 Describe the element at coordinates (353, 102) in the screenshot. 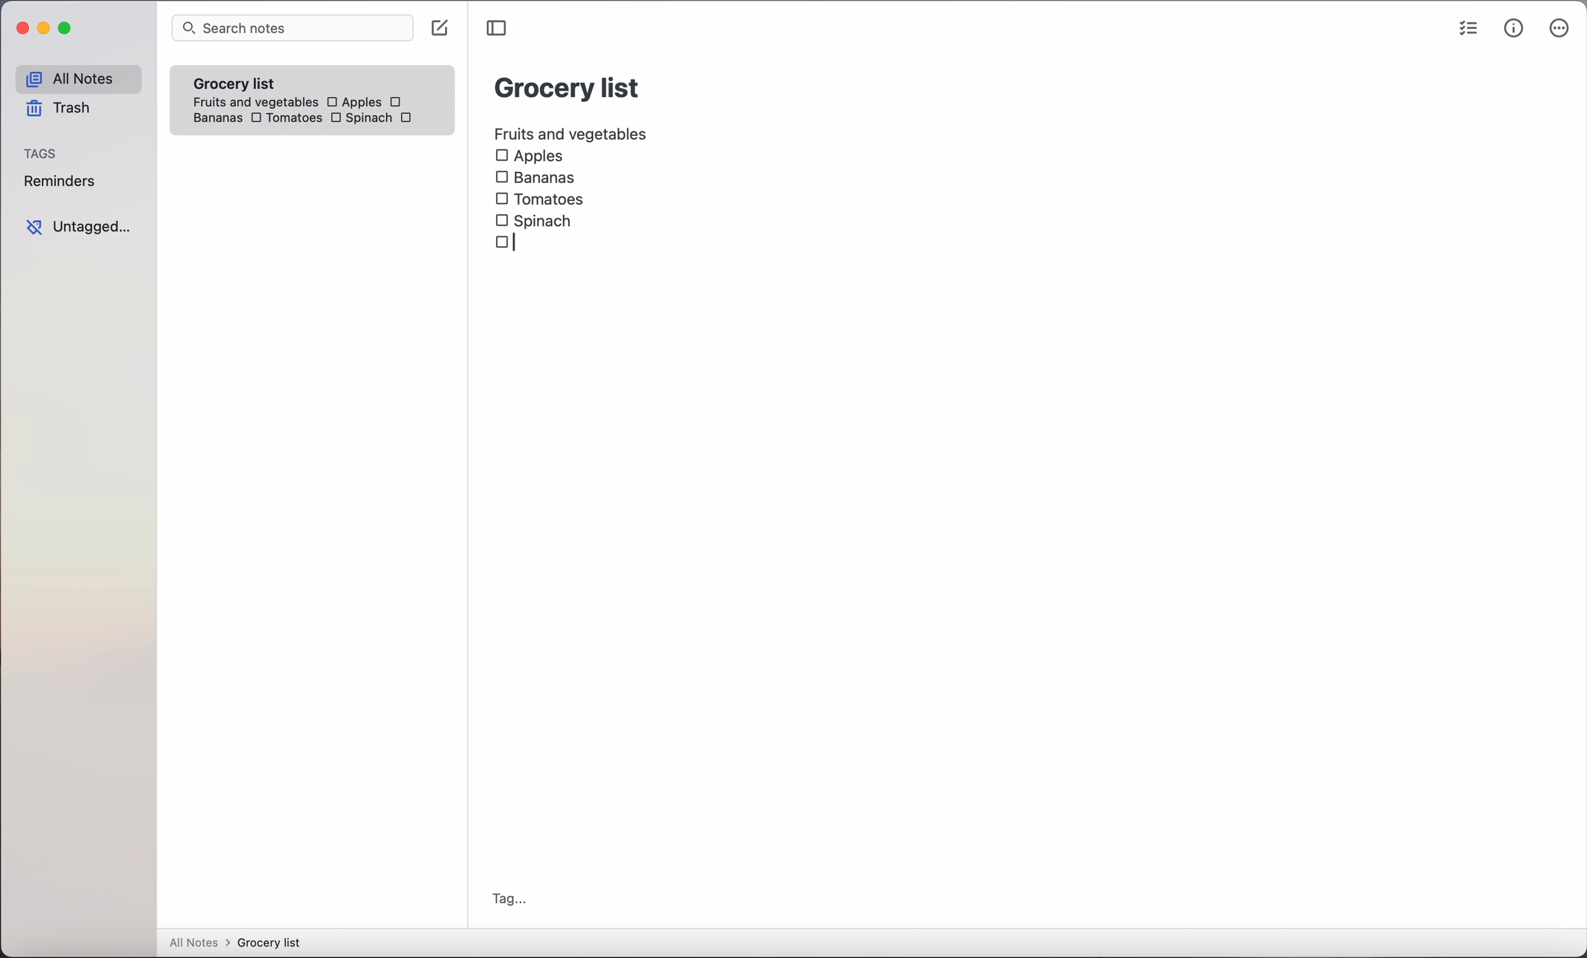

I see `Apples checkbox` at that location.